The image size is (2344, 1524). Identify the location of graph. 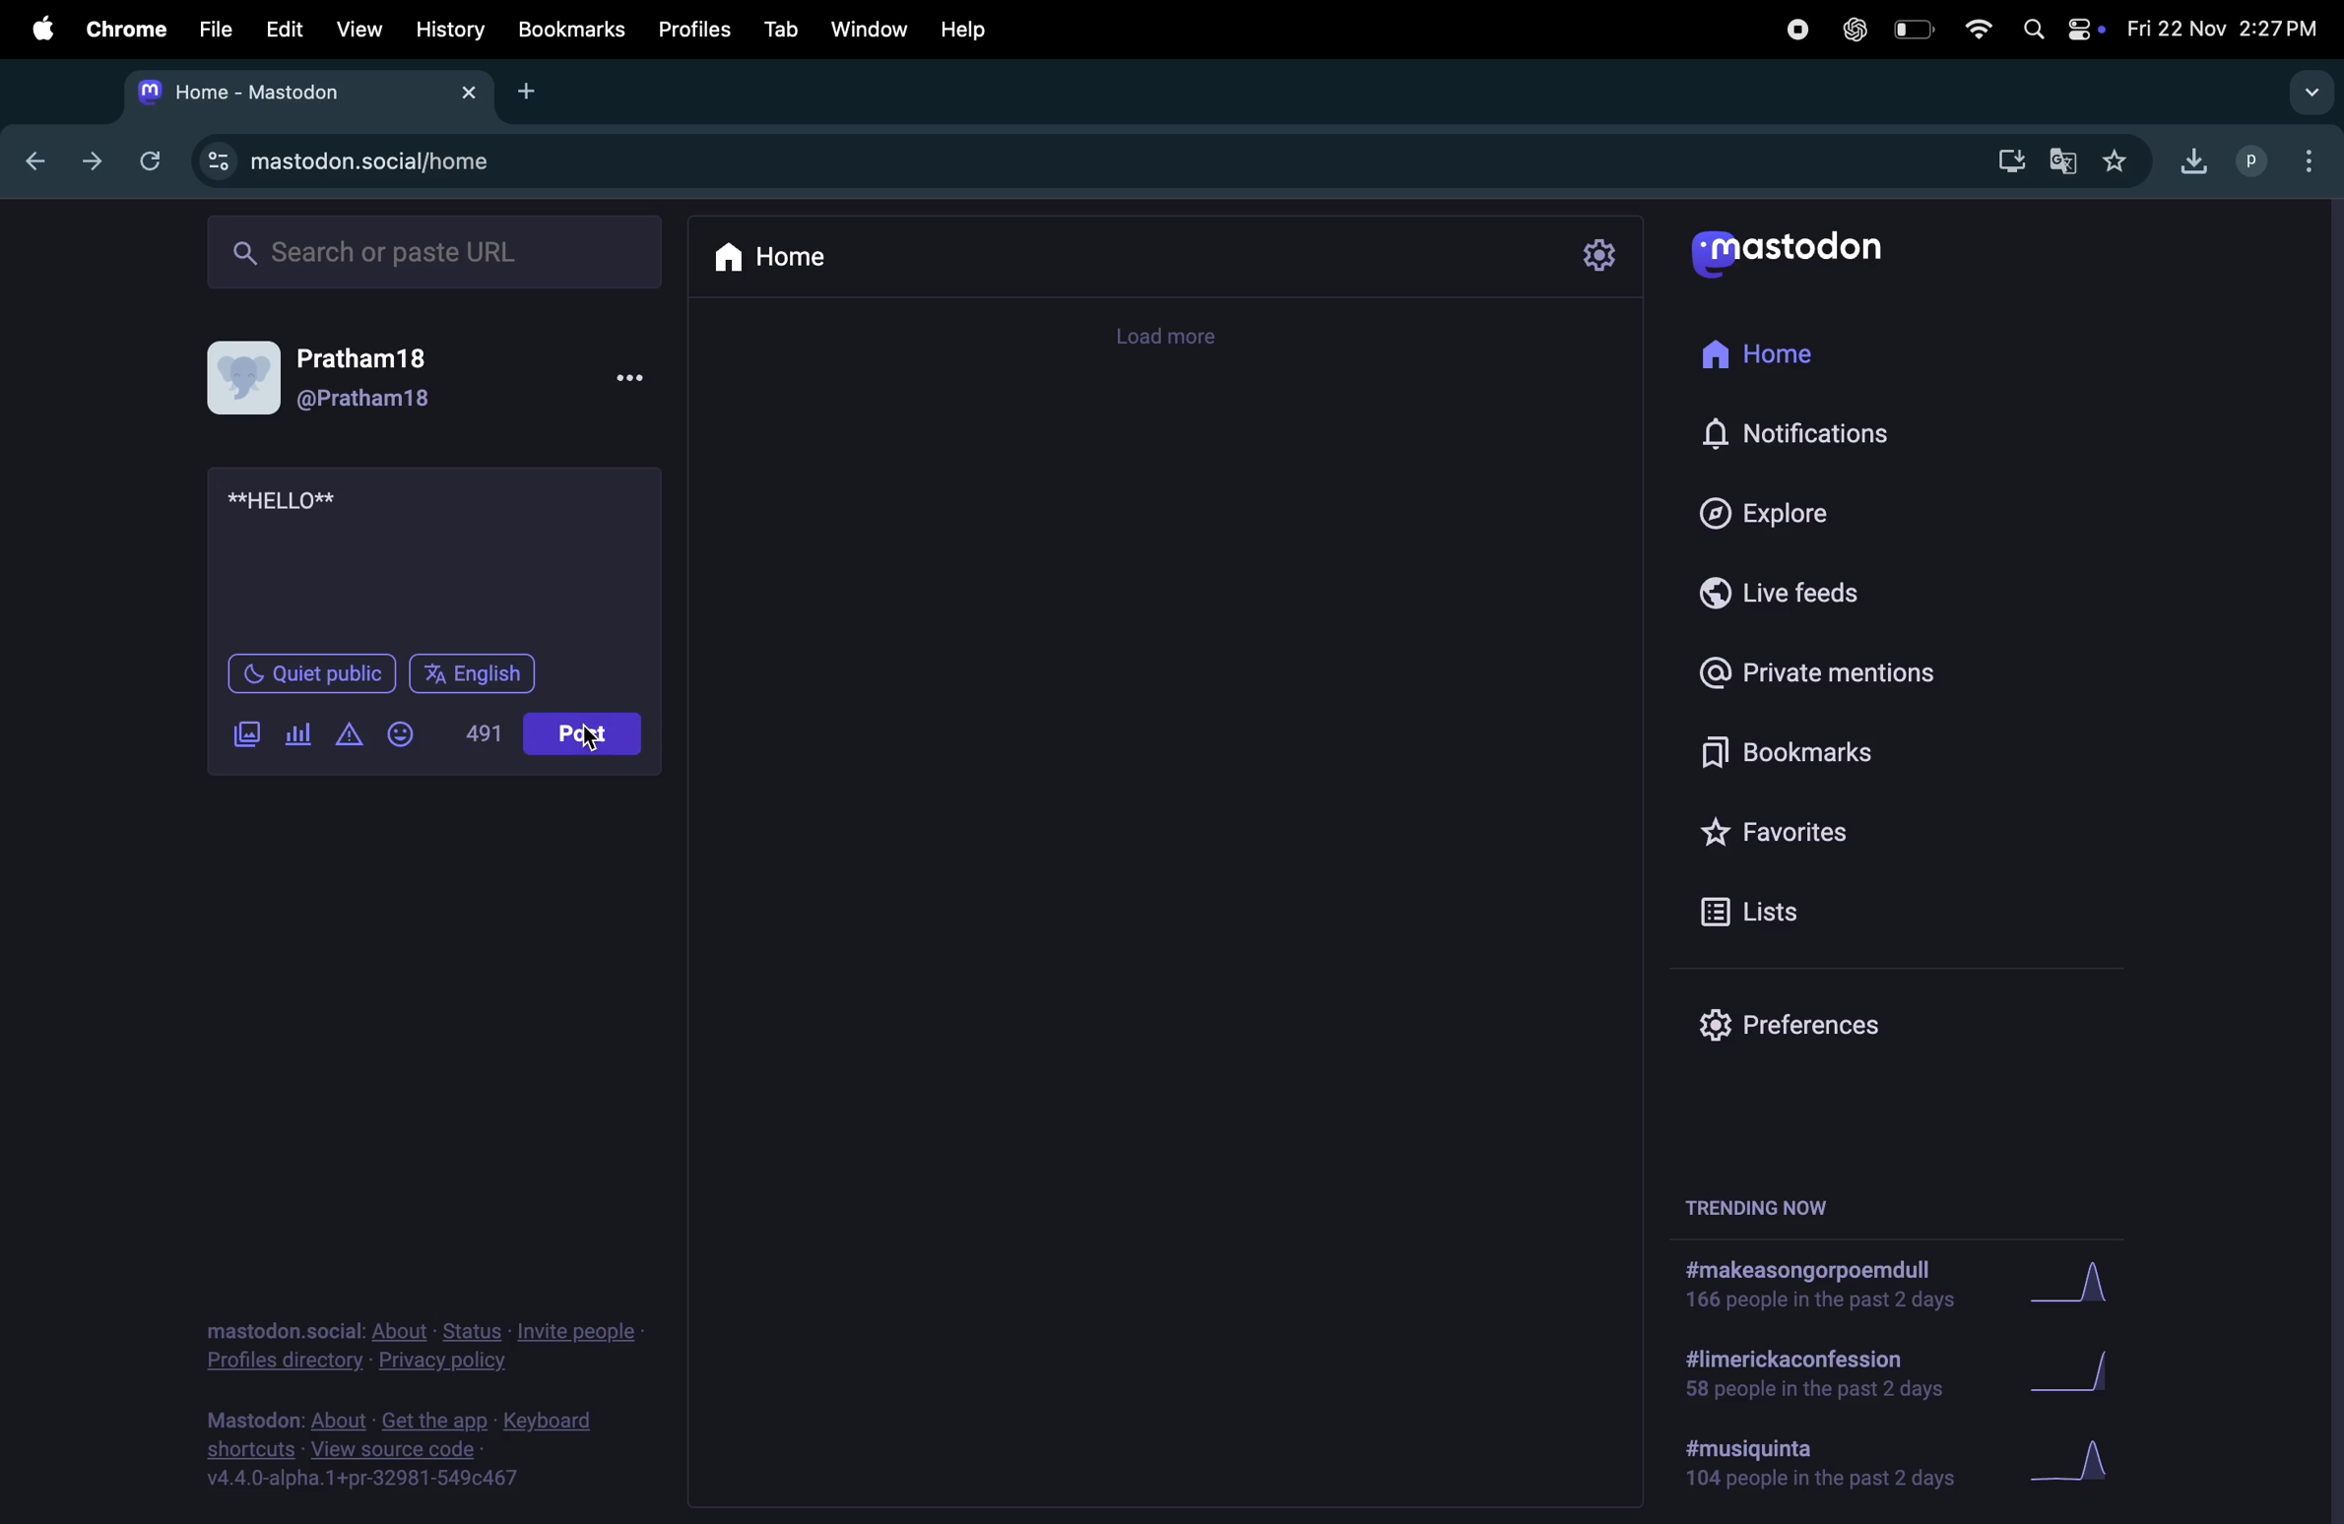
(2094, 1366).